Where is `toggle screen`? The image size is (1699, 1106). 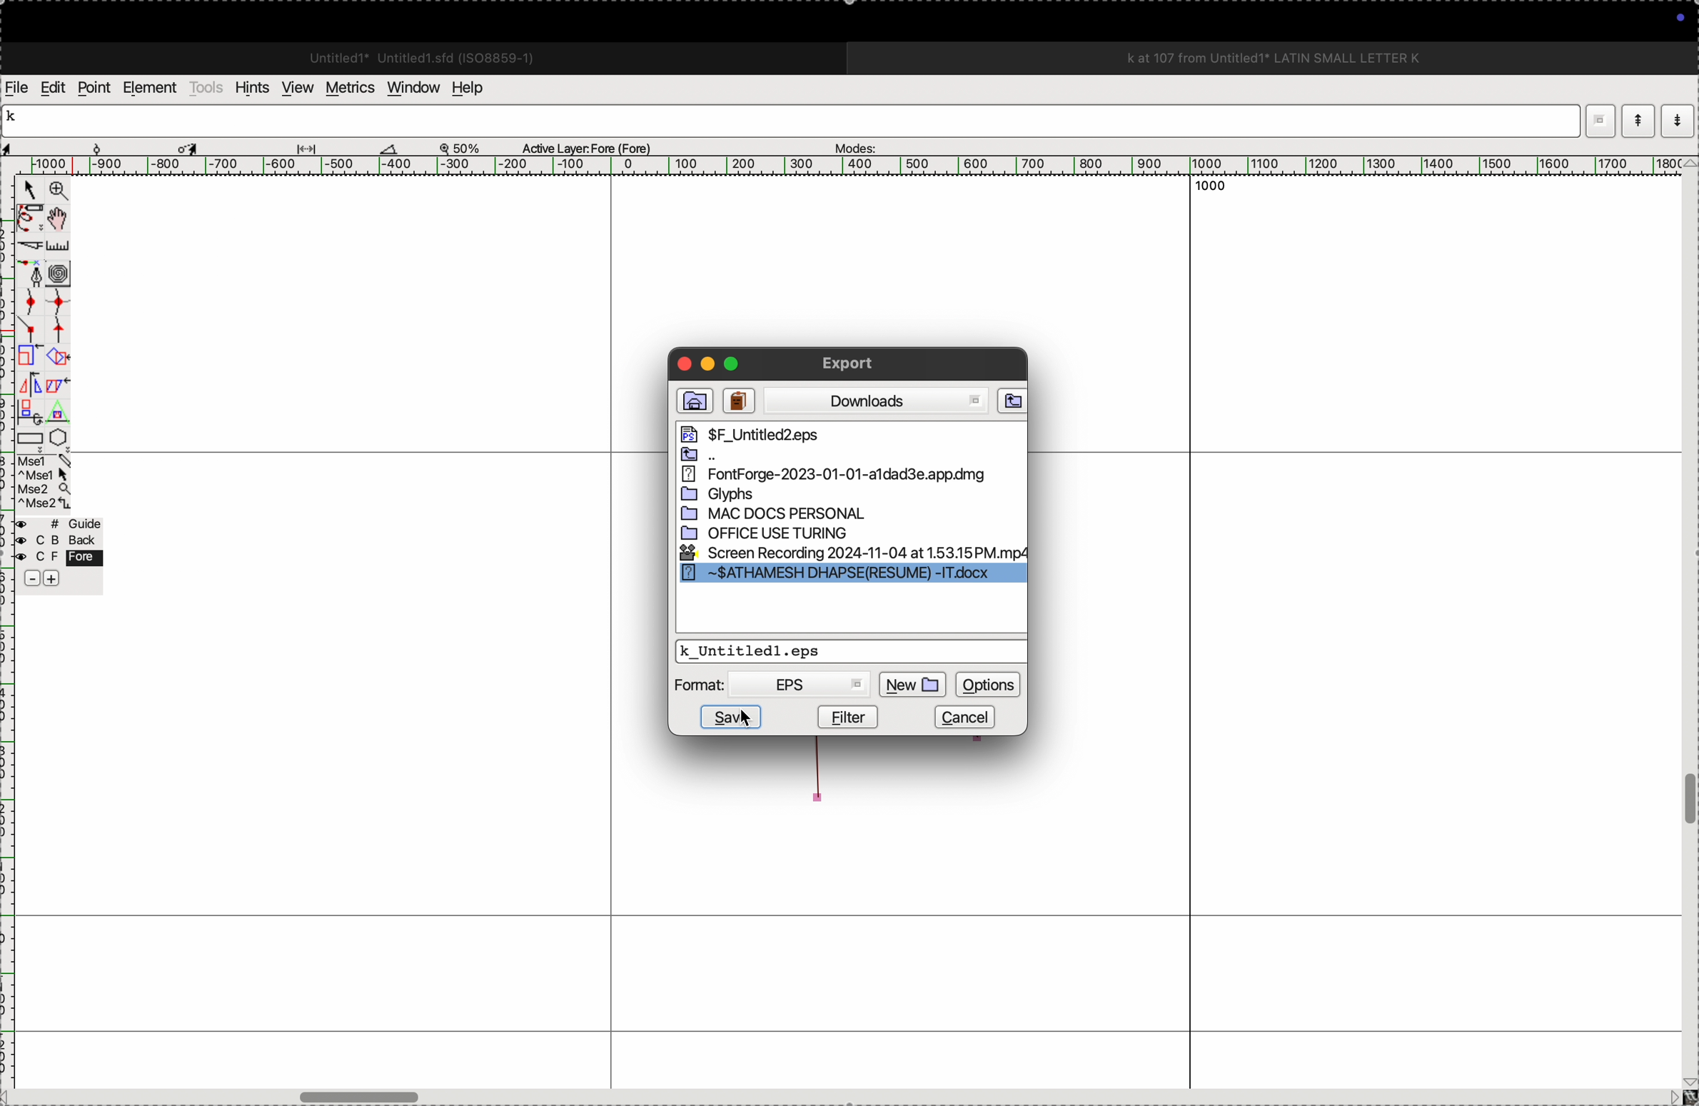 toggle screen is located at coordinates (363, 1095).